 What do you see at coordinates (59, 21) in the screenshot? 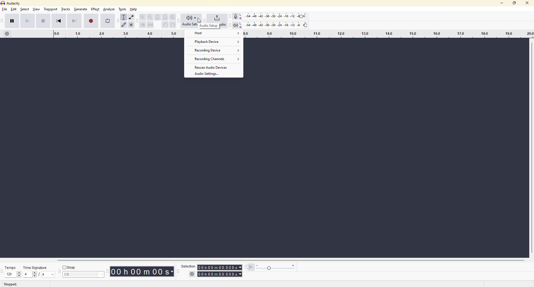
I see `skip to start` at bounding box center [59, 21].